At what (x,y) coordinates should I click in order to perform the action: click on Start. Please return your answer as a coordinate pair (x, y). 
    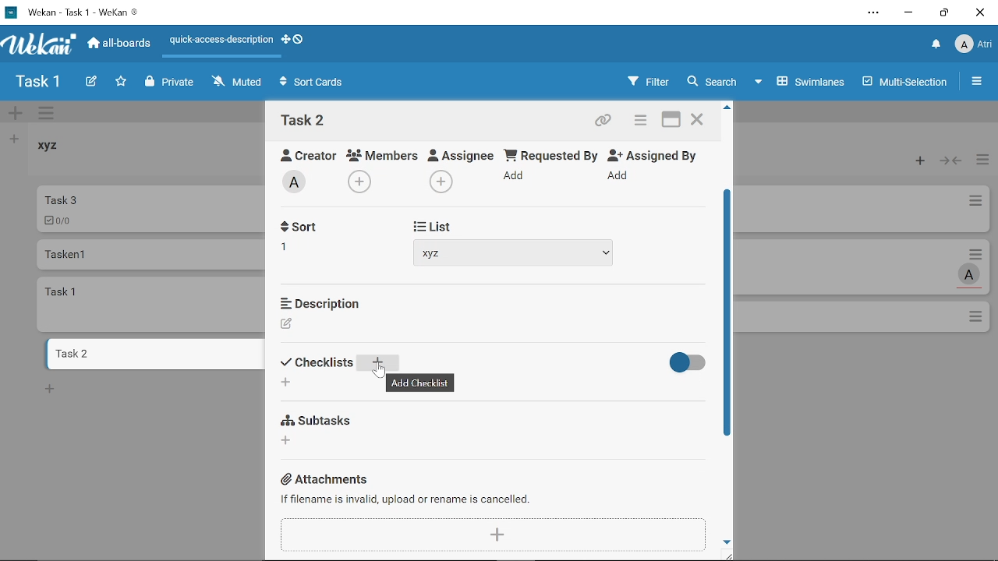
    Looking at the image, I should click on (428, 224).